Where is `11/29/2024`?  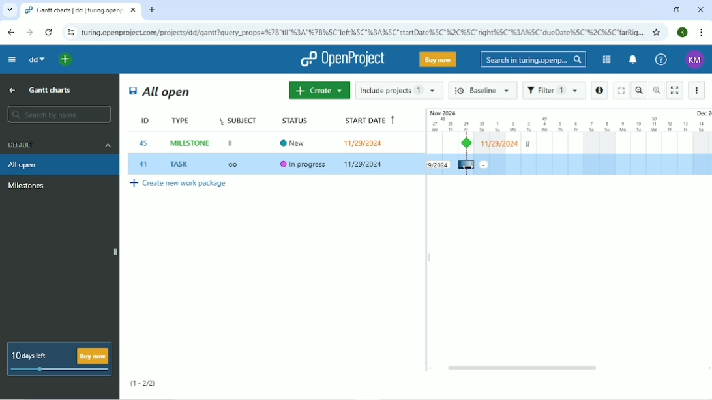
11/29/2024 is located at coordinates (364, 165).